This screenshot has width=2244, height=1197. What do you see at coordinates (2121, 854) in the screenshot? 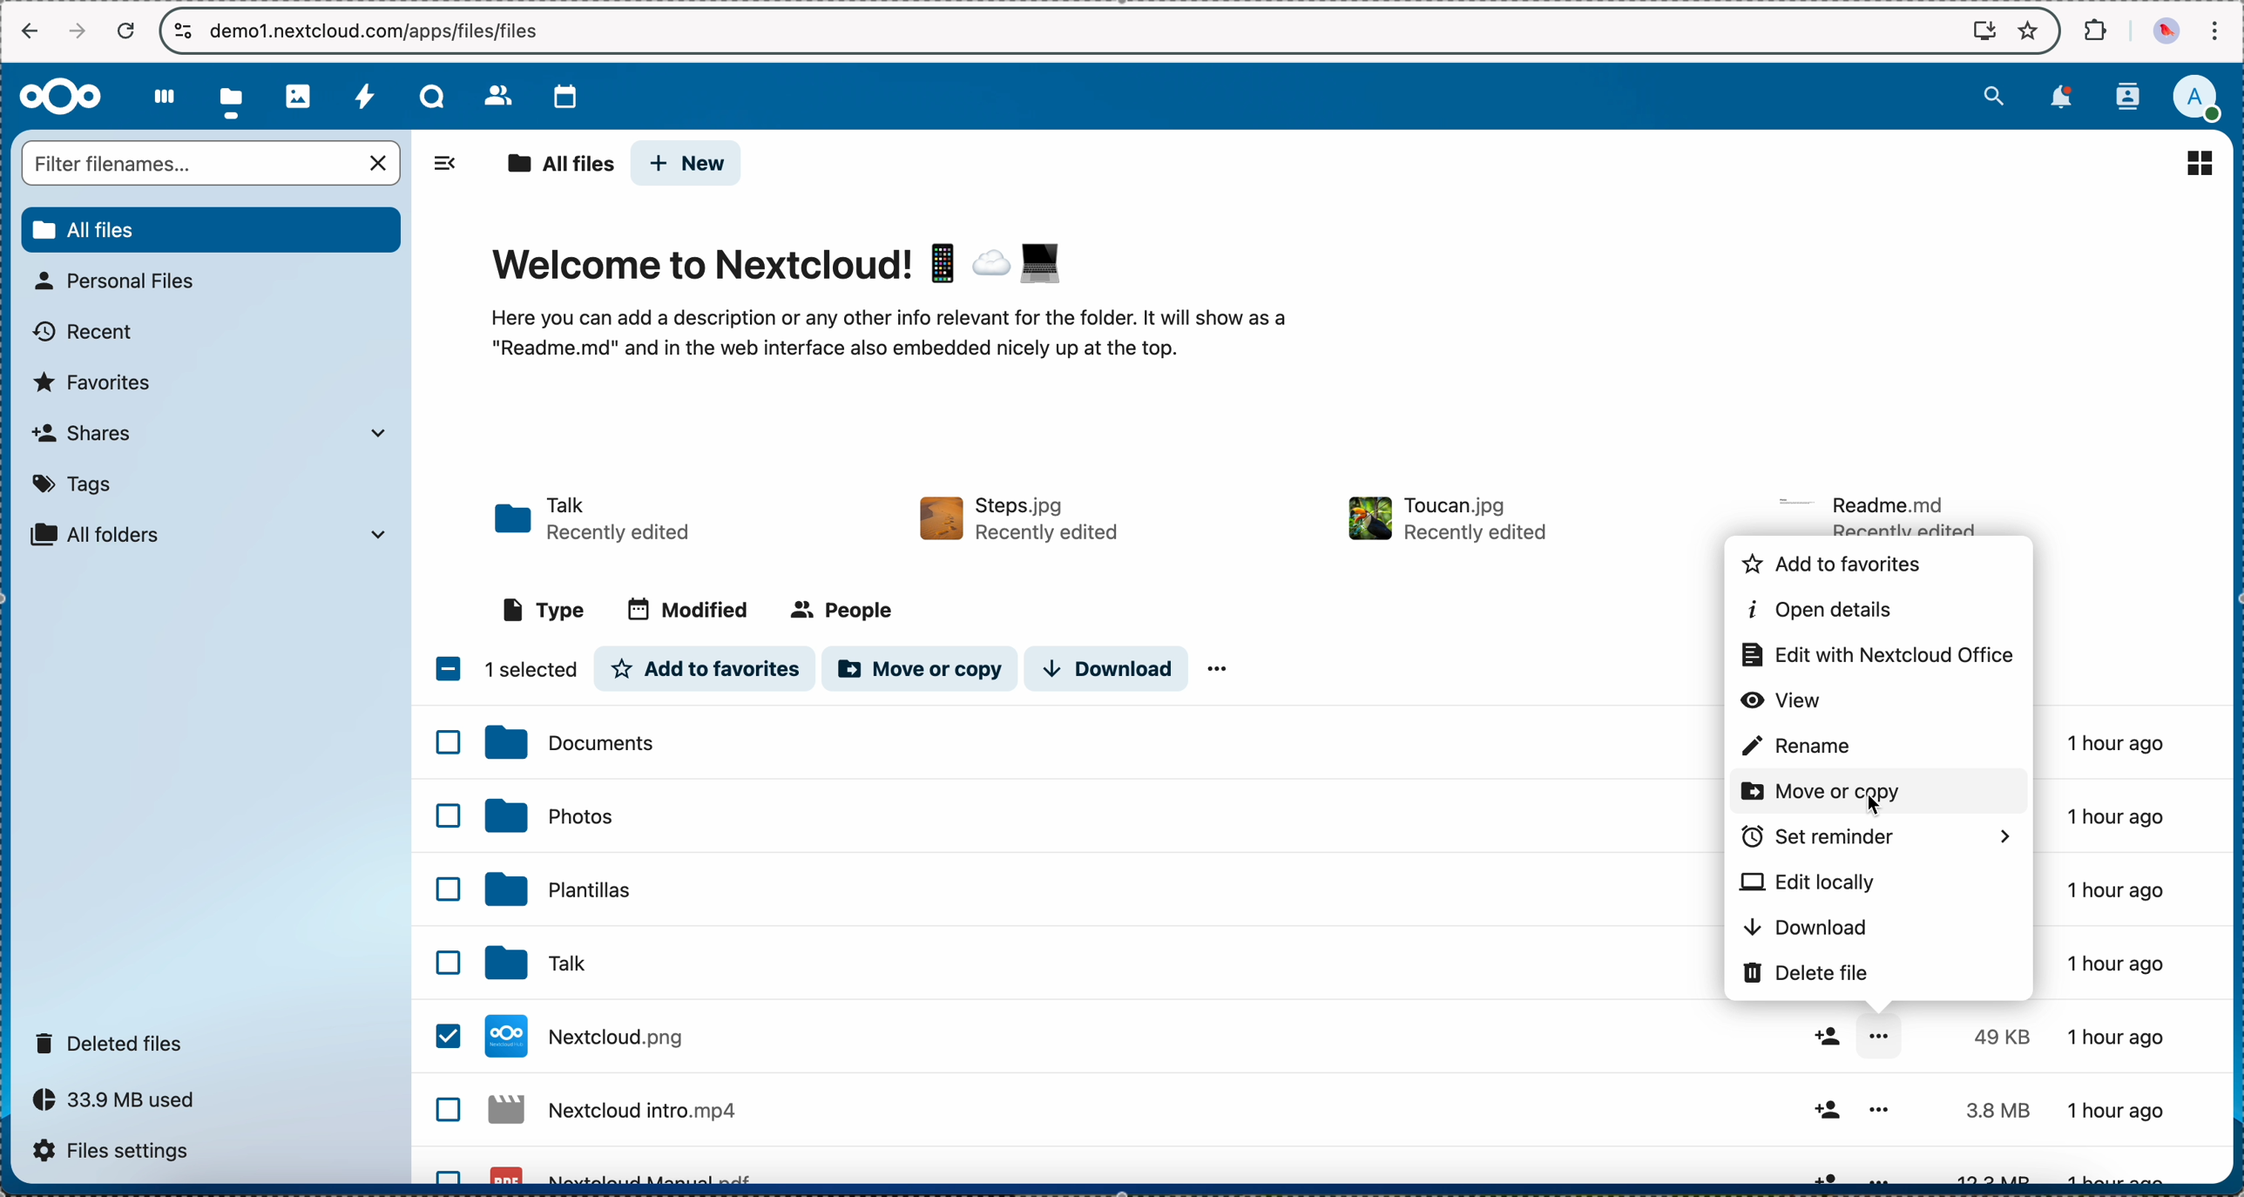
I see `1 hour ago` at bounding box center [2121, 854].